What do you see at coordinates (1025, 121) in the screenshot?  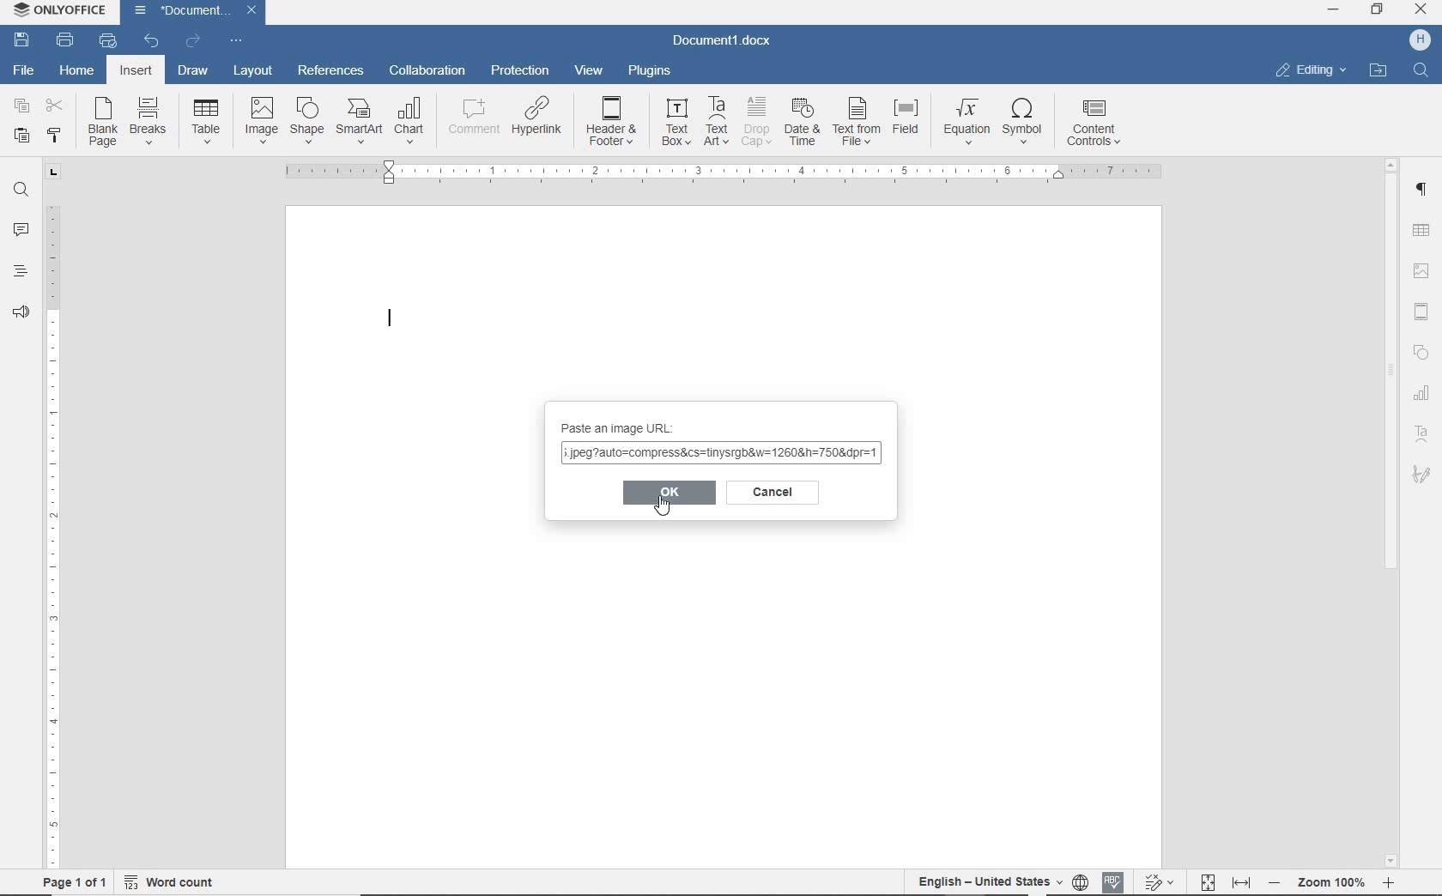 I see `symbol` at bounding box center [1025, 121].